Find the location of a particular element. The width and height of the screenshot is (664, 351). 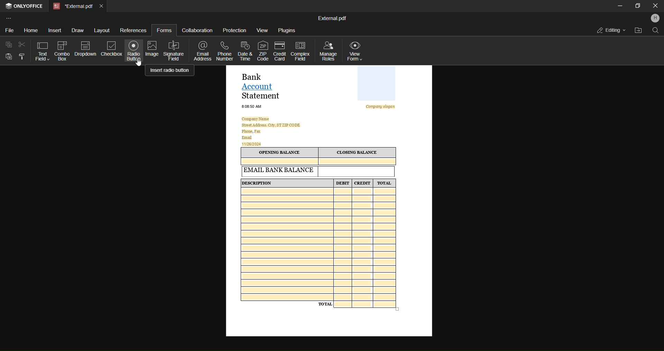

minimize is located at coordinates (619, 7).